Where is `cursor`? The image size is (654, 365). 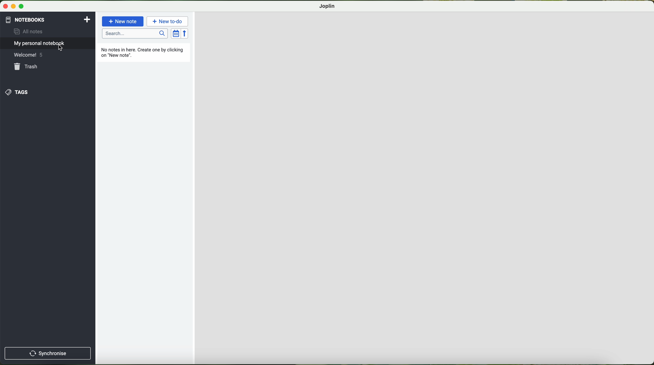 cursor is located at coordinates (60, 48).